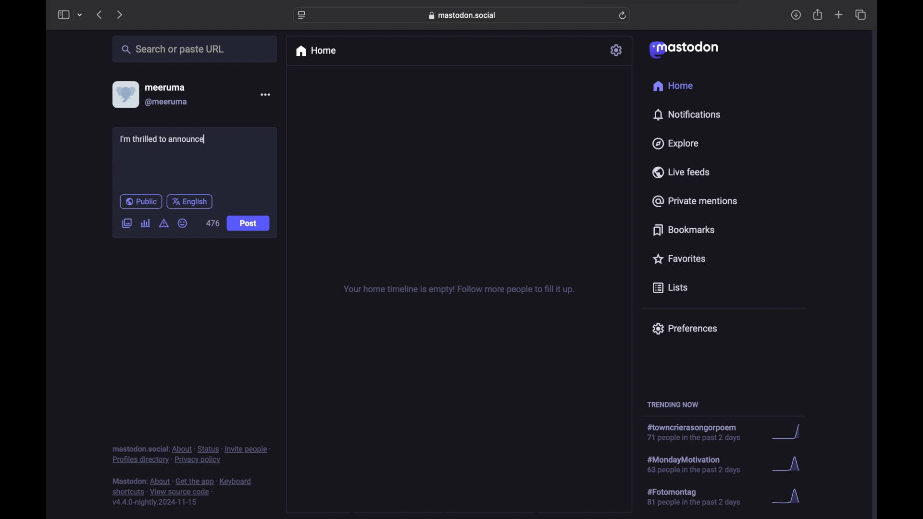 This screenshot has width=923, height=519. What do you see at coordinates (694, 201) in the screenshot?
I see `private mentions` at bounding box center [694, 201].